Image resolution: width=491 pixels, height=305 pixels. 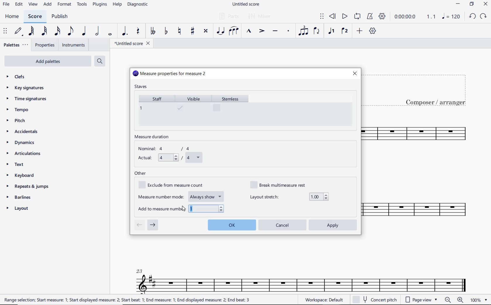 What do you see at coordinates (24, 154) in the screenshot?
I see `ARTICULATIONS` at bounding box center [24, 154].